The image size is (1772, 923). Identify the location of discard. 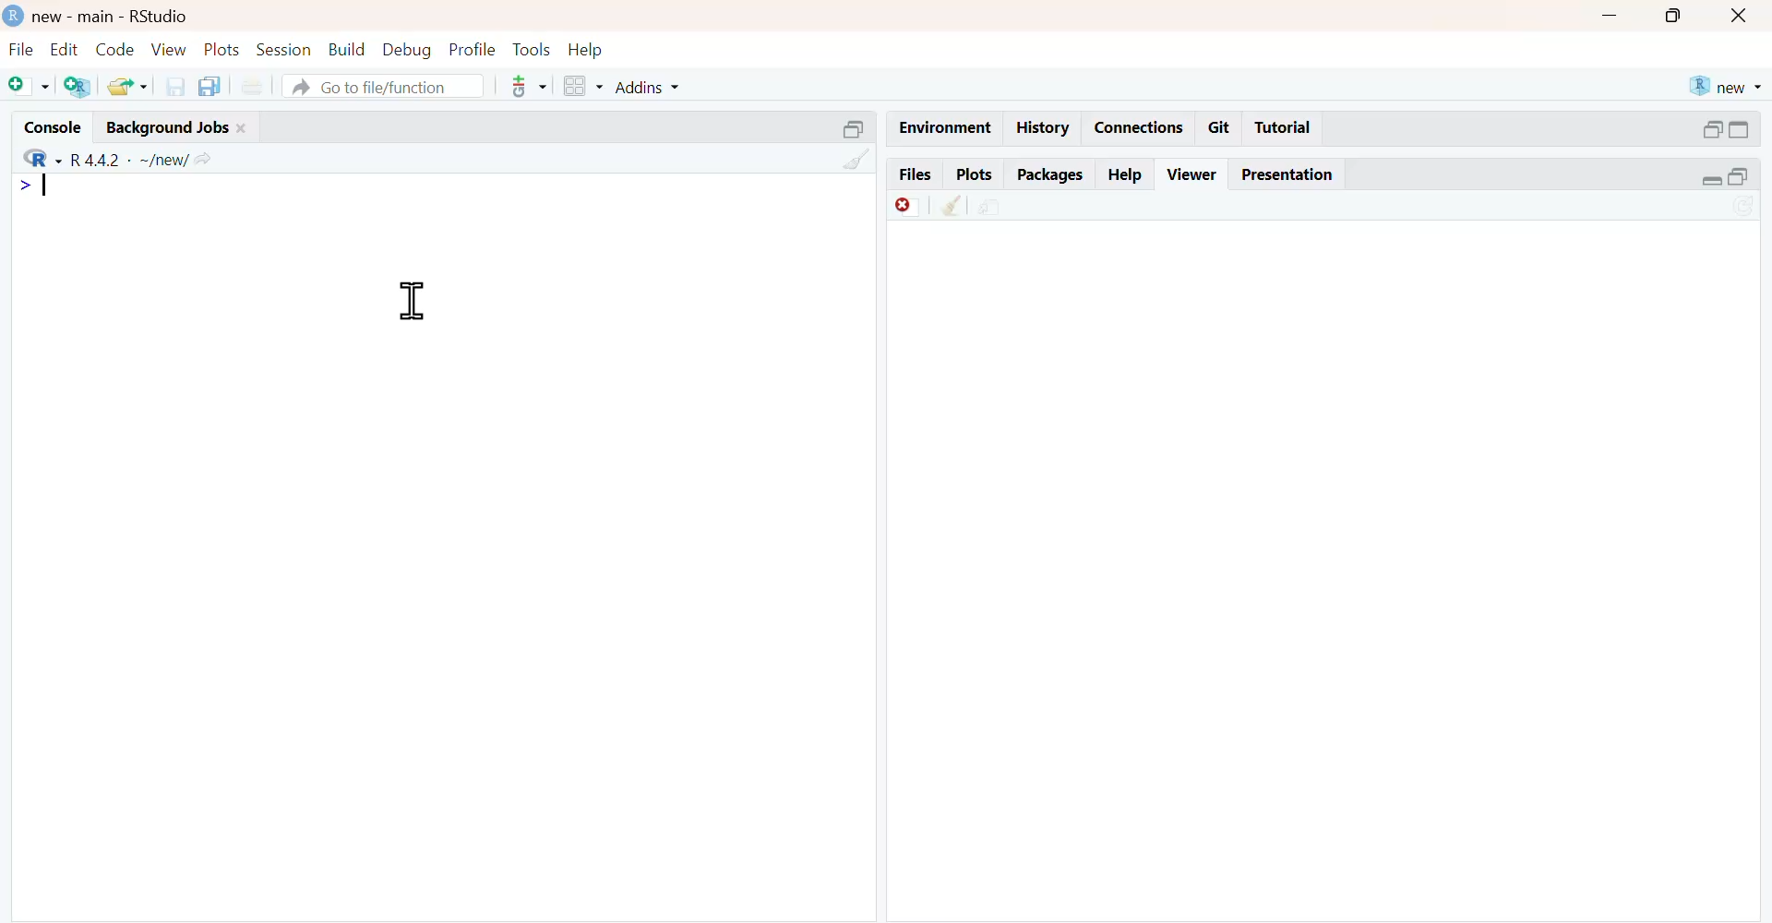
(908, 208).